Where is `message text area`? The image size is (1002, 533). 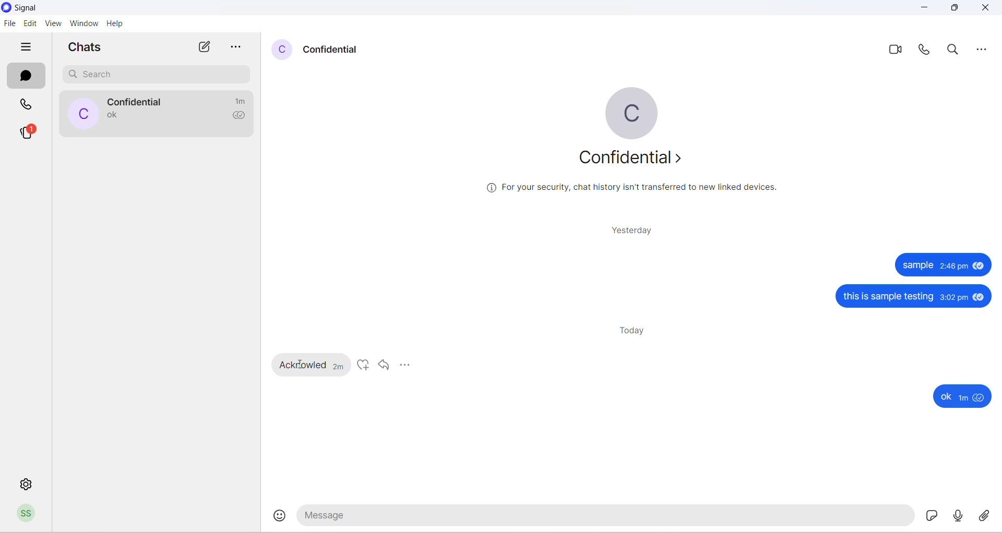
message text area is located at coordinates (605, 517).